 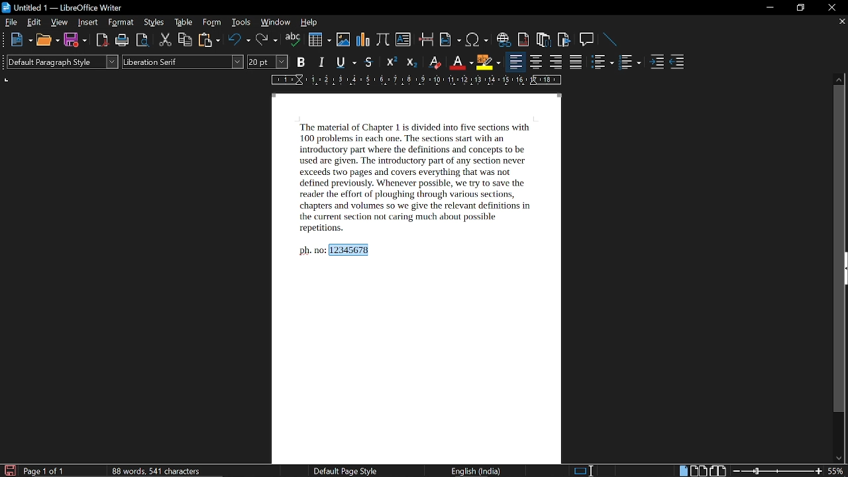 I want to click on insert symbol, so click(x=476, y=40).